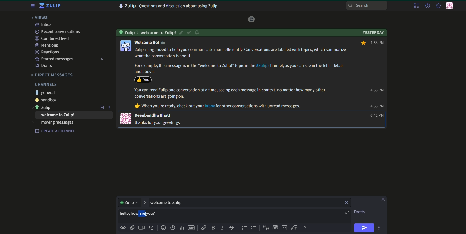 This screenshot has width=466, height=234. I want to click on resolved, so click(189, 32).